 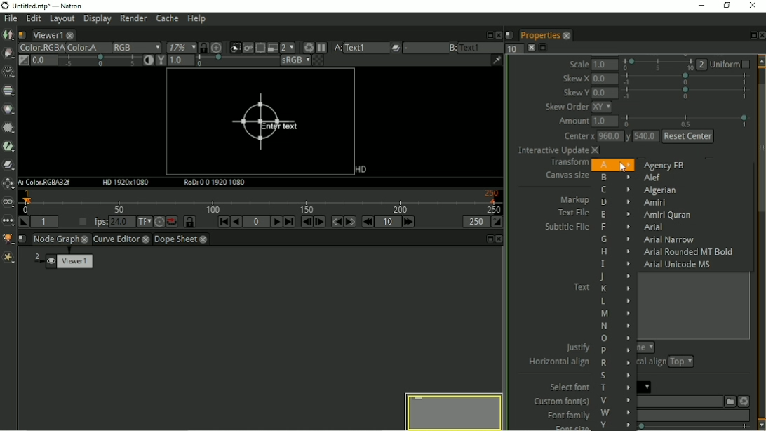 What do you see at coordinates (250, 46) in the screenshot?
I see `Render the image` at bounding box center [250, 46].